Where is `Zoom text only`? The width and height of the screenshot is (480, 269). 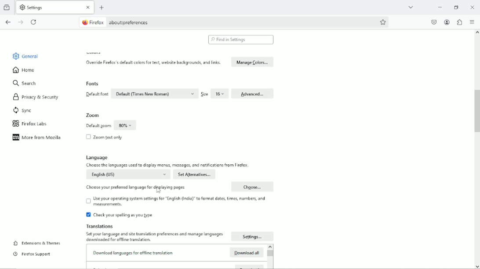 Zoom text only is located at coordinates (108, 138).